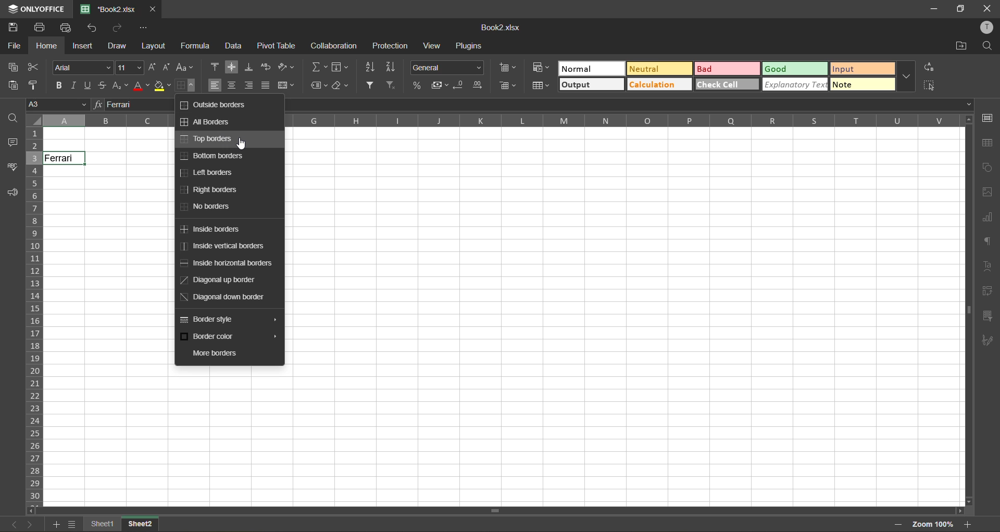 This screenshot has height=532, width=1000. What do you see at coordinates (82, 68) in the screenshot?
I see `font style` at bounding box center [82, 68].